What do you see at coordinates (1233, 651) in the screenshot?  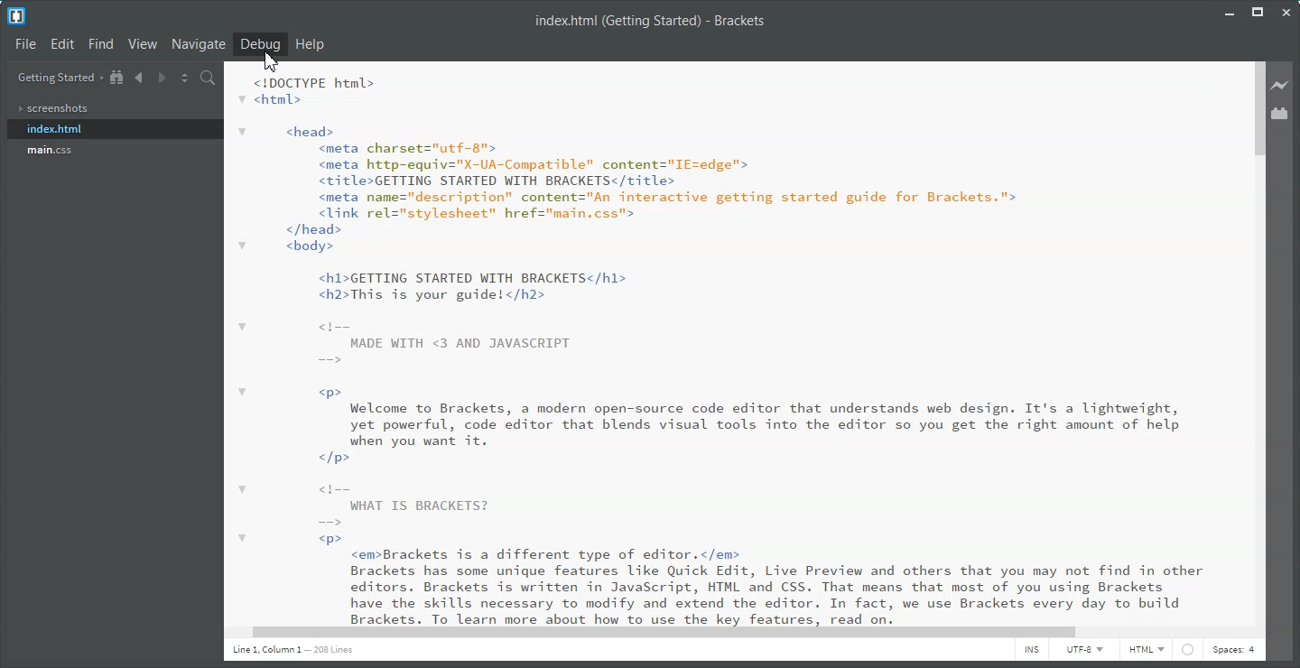 I see `Spaces: 4` at bounding box center [1233, 651].